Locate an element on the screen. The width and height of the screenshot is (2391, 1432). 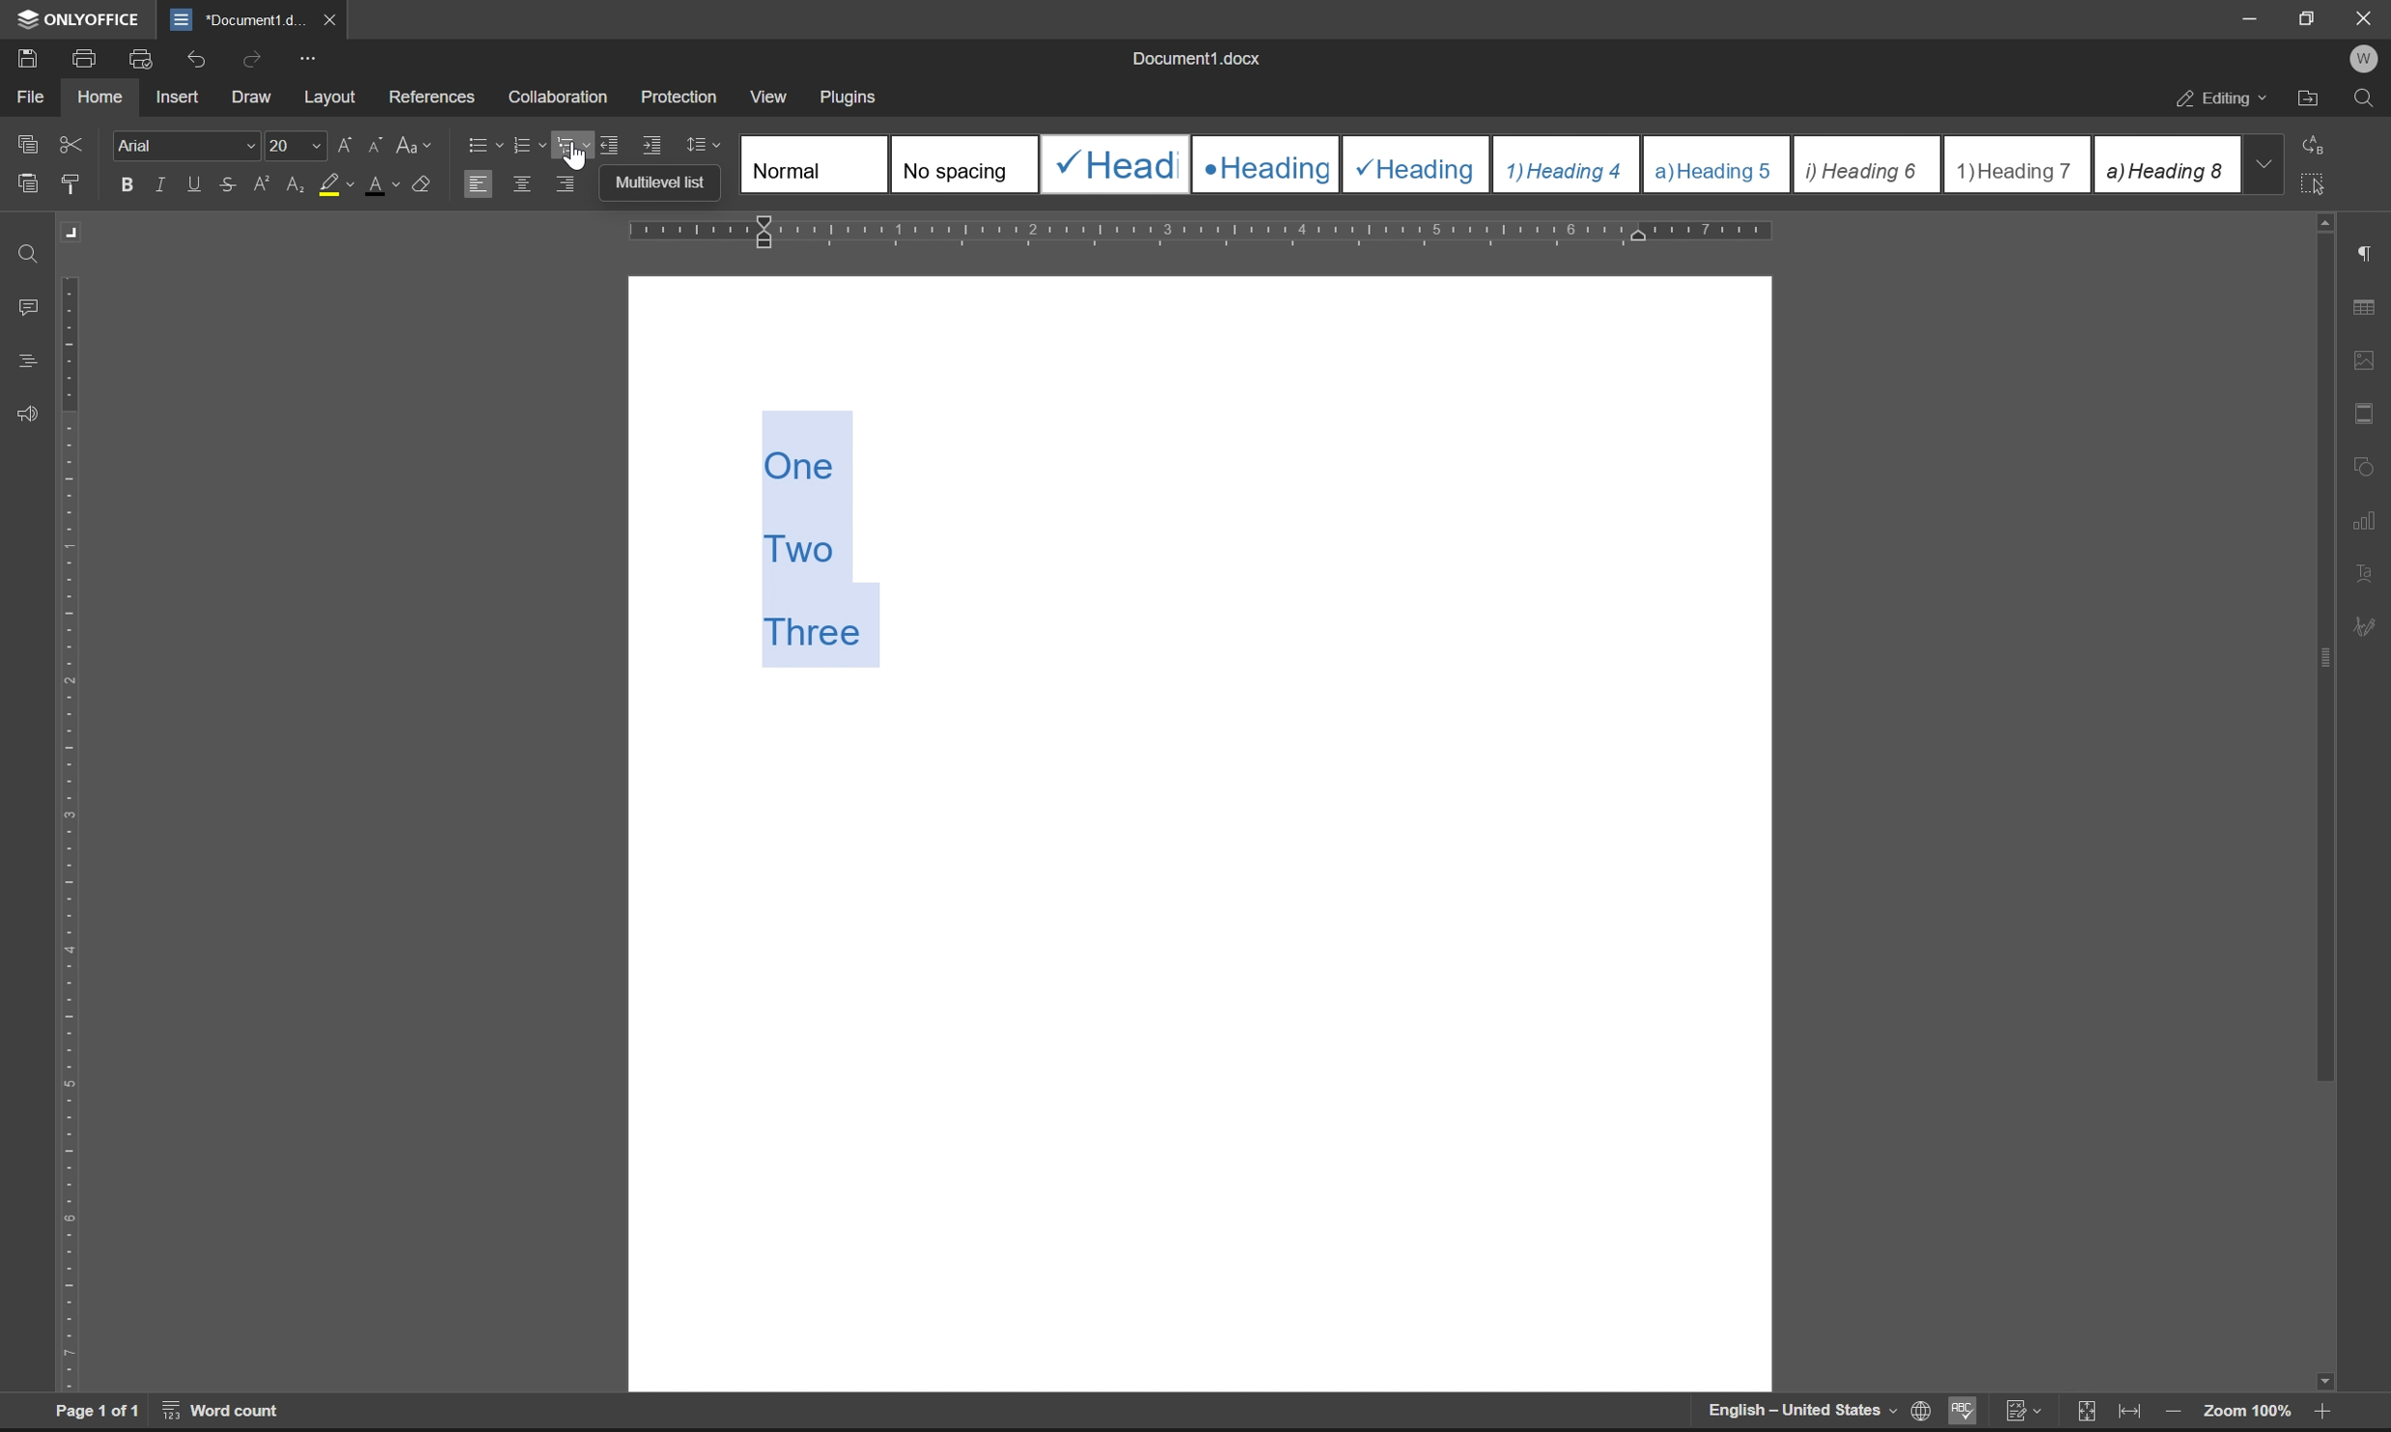
caopy is located at coordinates (24, 148).